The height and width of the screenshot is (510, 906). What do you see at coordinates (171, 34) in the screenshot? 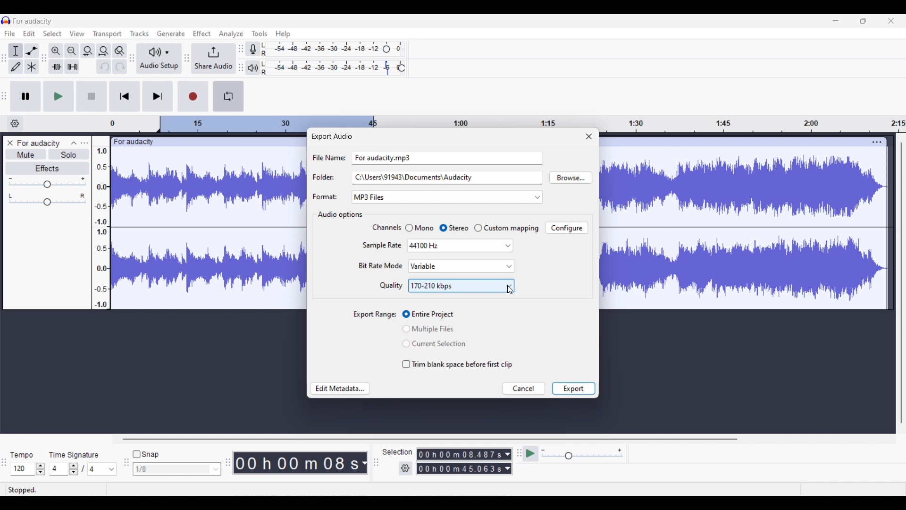
I see `Generate menu` at bounding box center [171, 34].